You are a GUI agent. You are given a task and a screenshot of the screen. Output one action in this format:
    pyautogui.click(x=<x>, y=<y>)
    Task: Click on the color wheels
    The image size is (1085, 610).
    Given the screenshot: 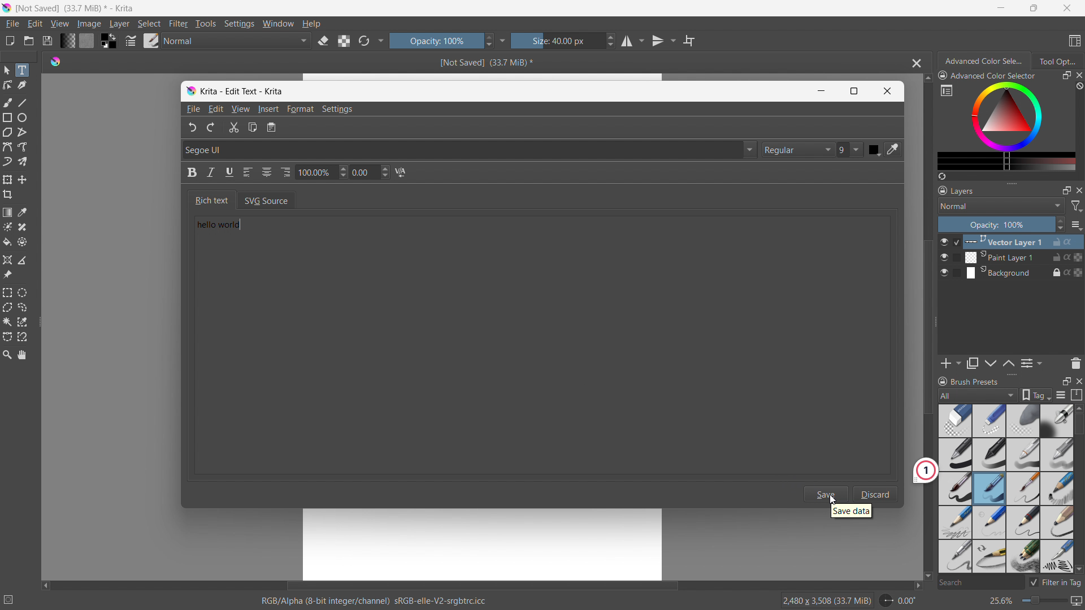 What is the action you would take?
    pyautogui.click(x=1006, y=116)
    